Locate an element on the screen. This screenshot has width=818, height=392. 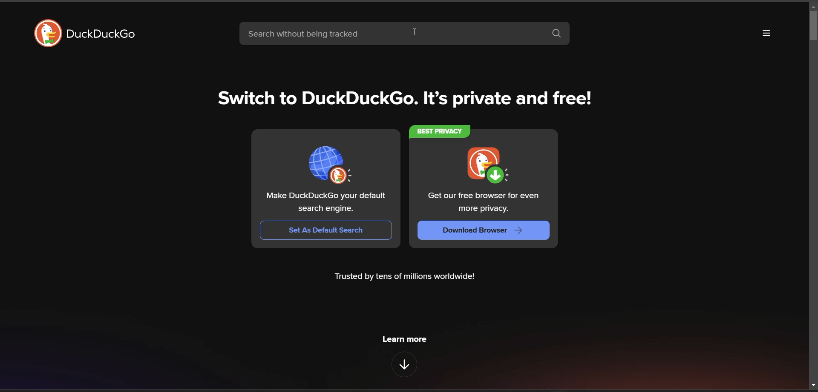
cursor is located at coordinates (413, 32).